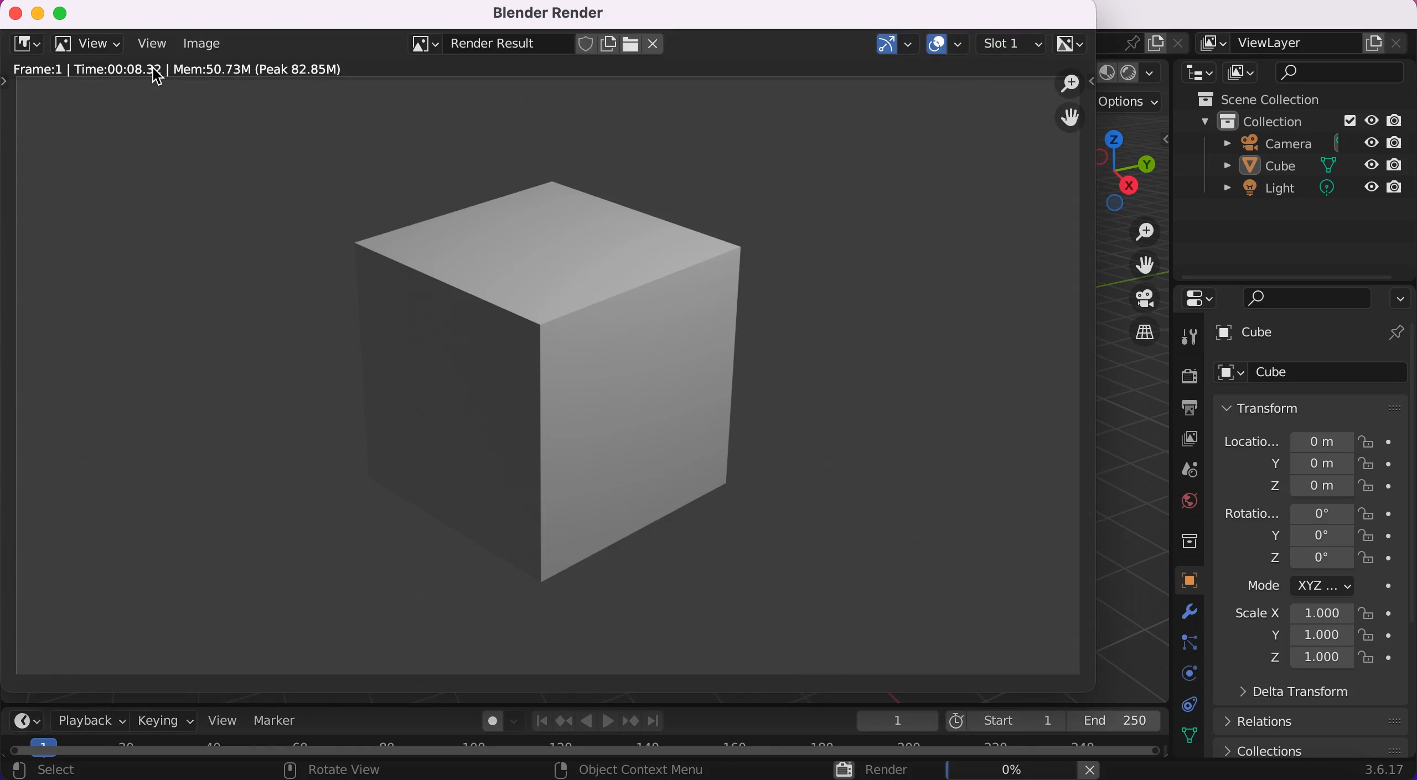 This screenshot has height=780, width=1417. Describe the element at coordinates (1187, 704) in the screenshot. I see `constraints` at that location.